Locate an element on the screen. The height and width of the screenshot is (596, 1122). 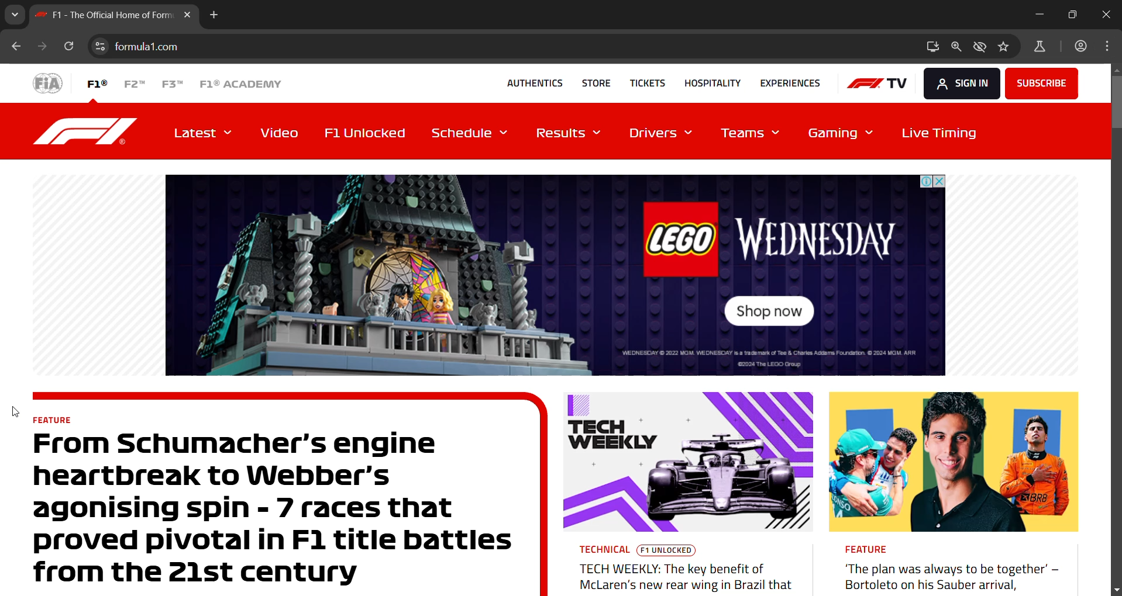
address bar is located at coordinates (518, 47).